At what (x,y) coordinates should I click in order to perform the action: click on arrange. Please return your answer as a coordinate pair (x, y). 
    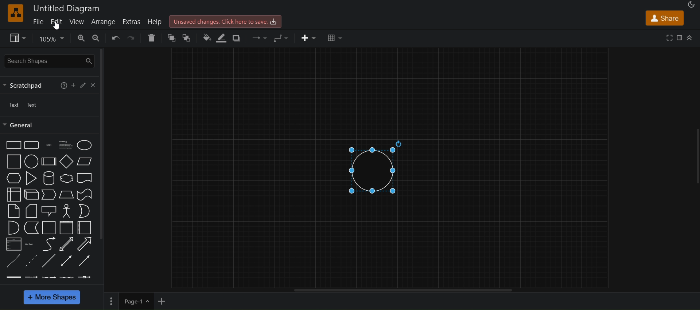
    Looking at the image, I should click on (103, 23).